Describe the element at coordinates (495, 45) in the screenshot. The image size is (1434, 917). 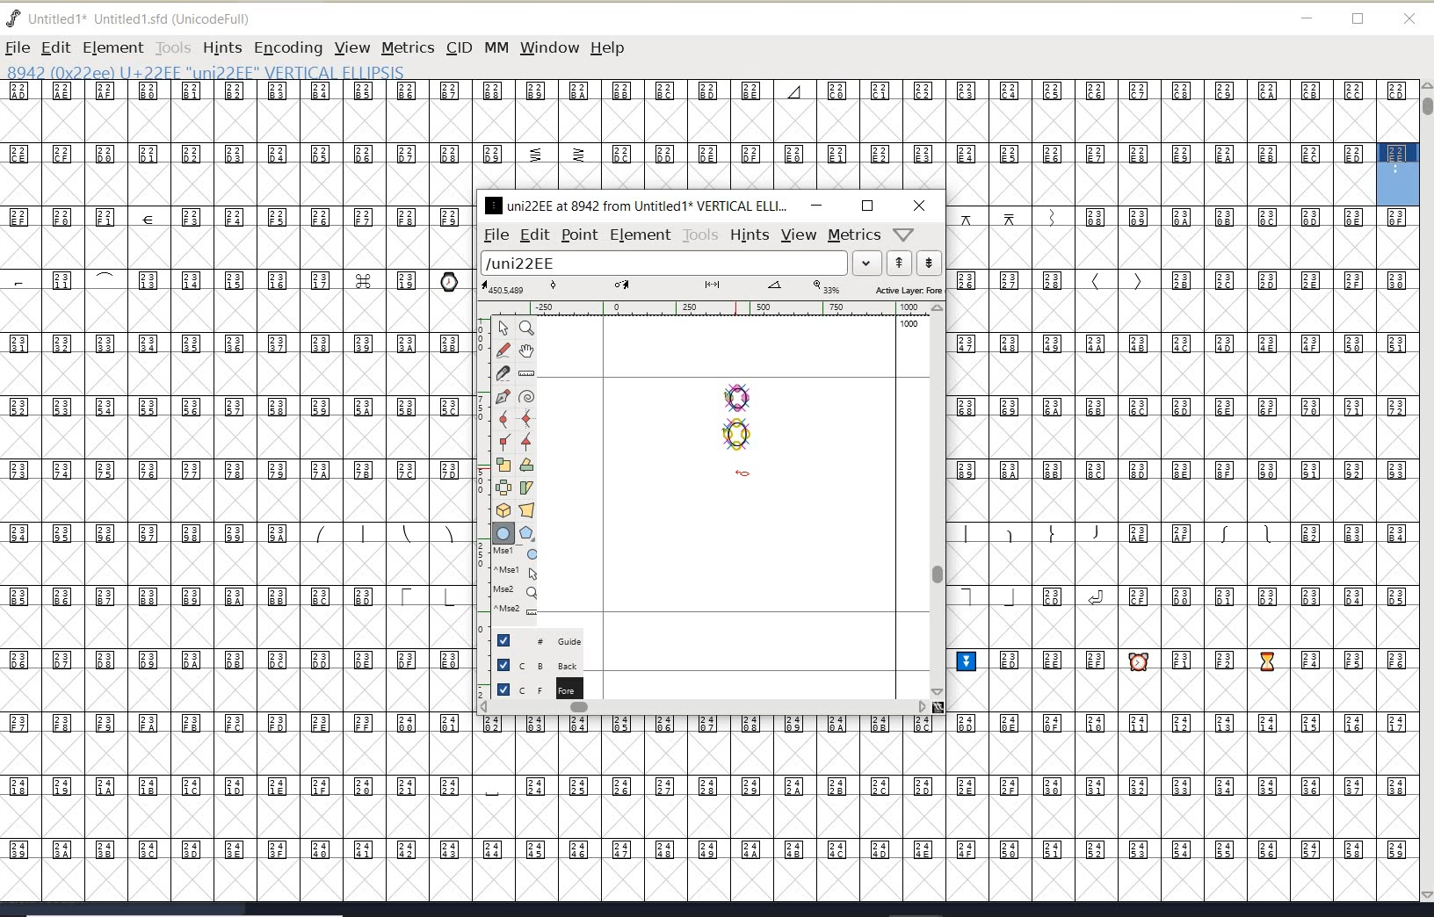
I see `mm` at that location.